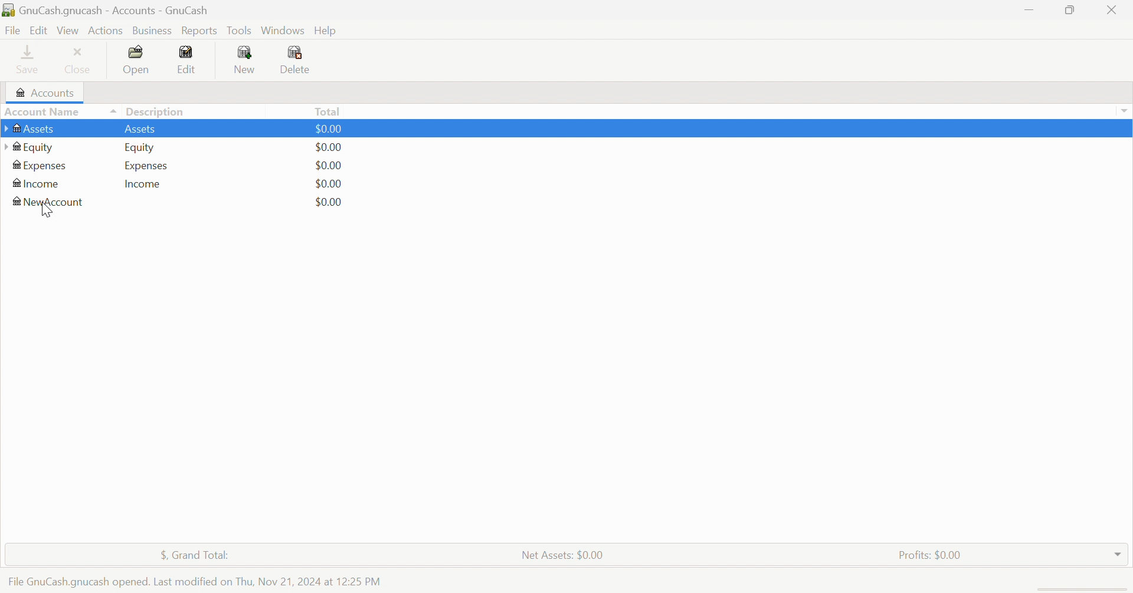  Describe the element at coordinates (48, 202) in the screenshot. I see `New Account` at that location.